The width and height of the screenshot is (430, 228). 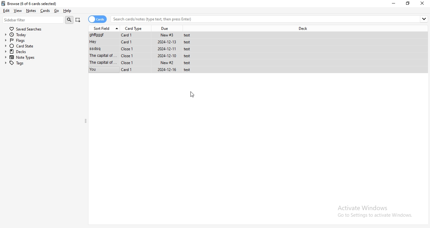 I want to click on card type, so click(x=135, y=28).